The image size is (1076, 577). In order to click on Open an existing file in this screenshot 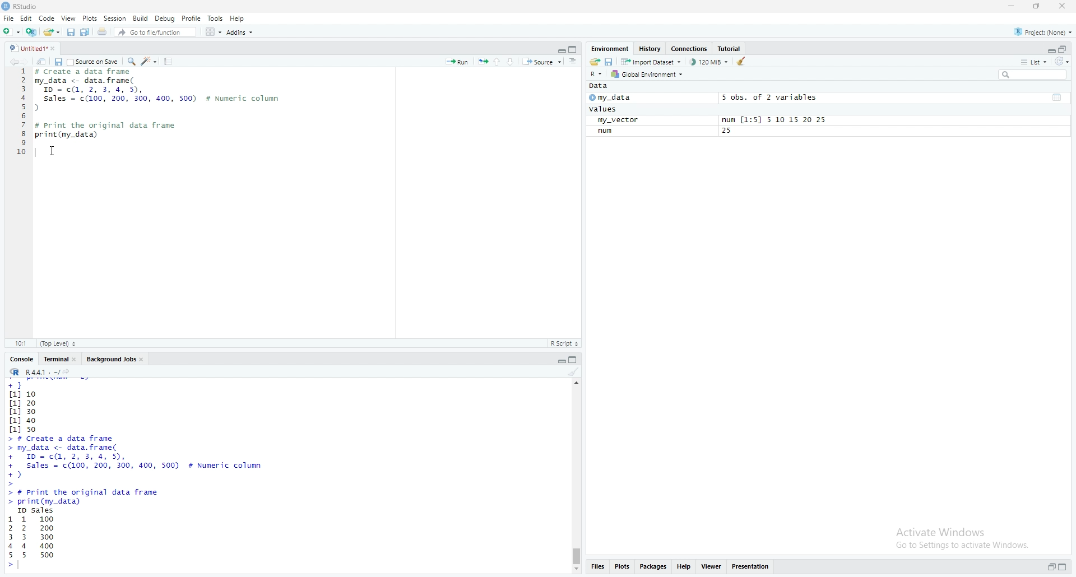, I will do `click(52, 32)`.